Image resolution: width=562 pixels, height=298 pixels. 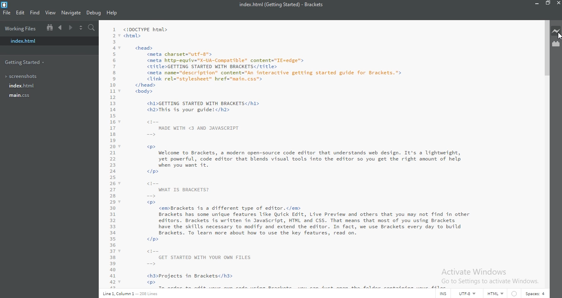 What do you see at coordinates (21, 29) in the screenshot?
I see `Working files` at bounding box center [21, 29].